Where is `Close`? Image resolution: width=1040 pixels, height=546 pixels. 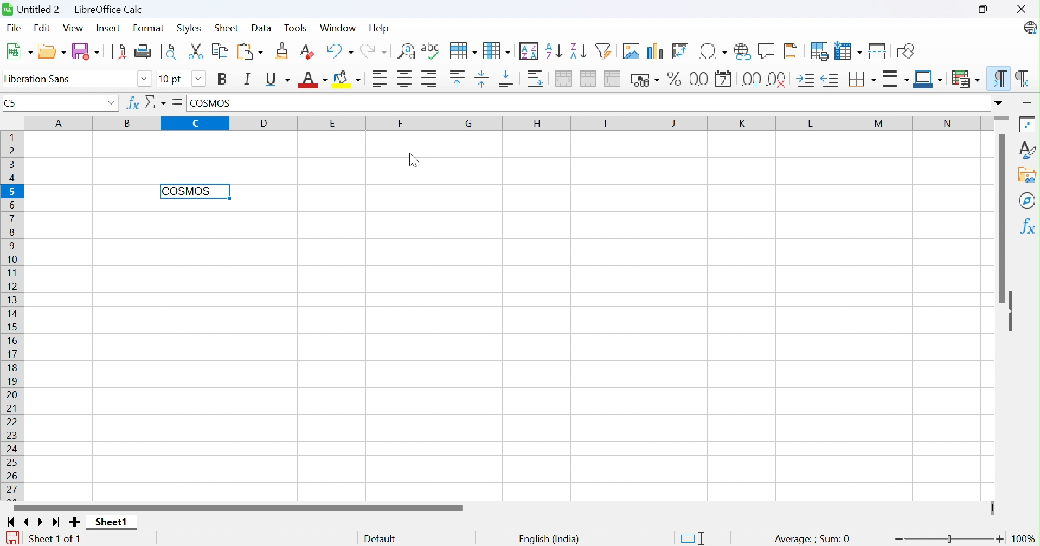 Close is located at coordinates (1023, 9).